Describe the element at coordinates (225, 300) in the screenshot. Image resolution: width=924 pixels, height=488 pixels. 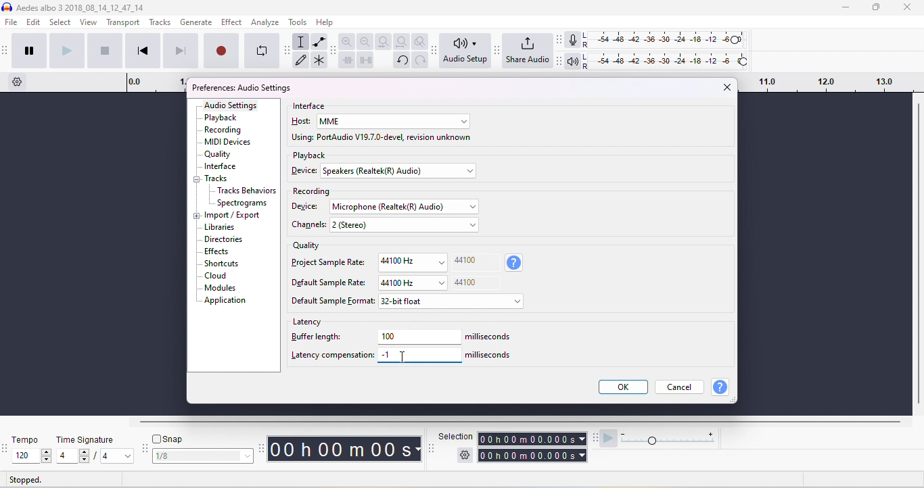
I see `application` at that location.